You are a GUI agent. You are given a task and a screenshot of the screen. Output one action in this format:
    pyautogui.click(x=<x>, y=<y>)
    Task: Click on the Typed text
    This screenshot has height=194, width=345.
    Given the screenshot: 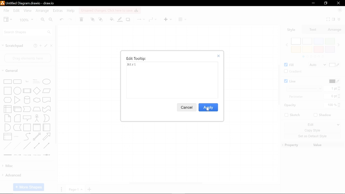 What is the action you would take?
    pyautogui.click(x=132, y=65)
    